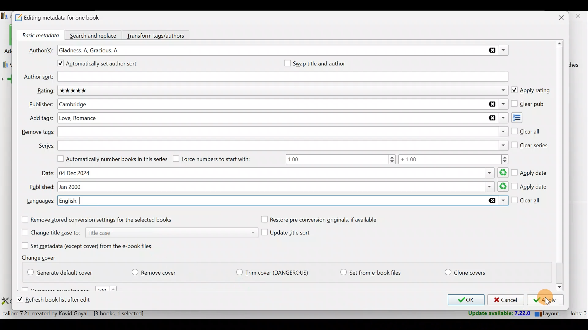  I want to click on Automatically set author sort, so click(102, 64).